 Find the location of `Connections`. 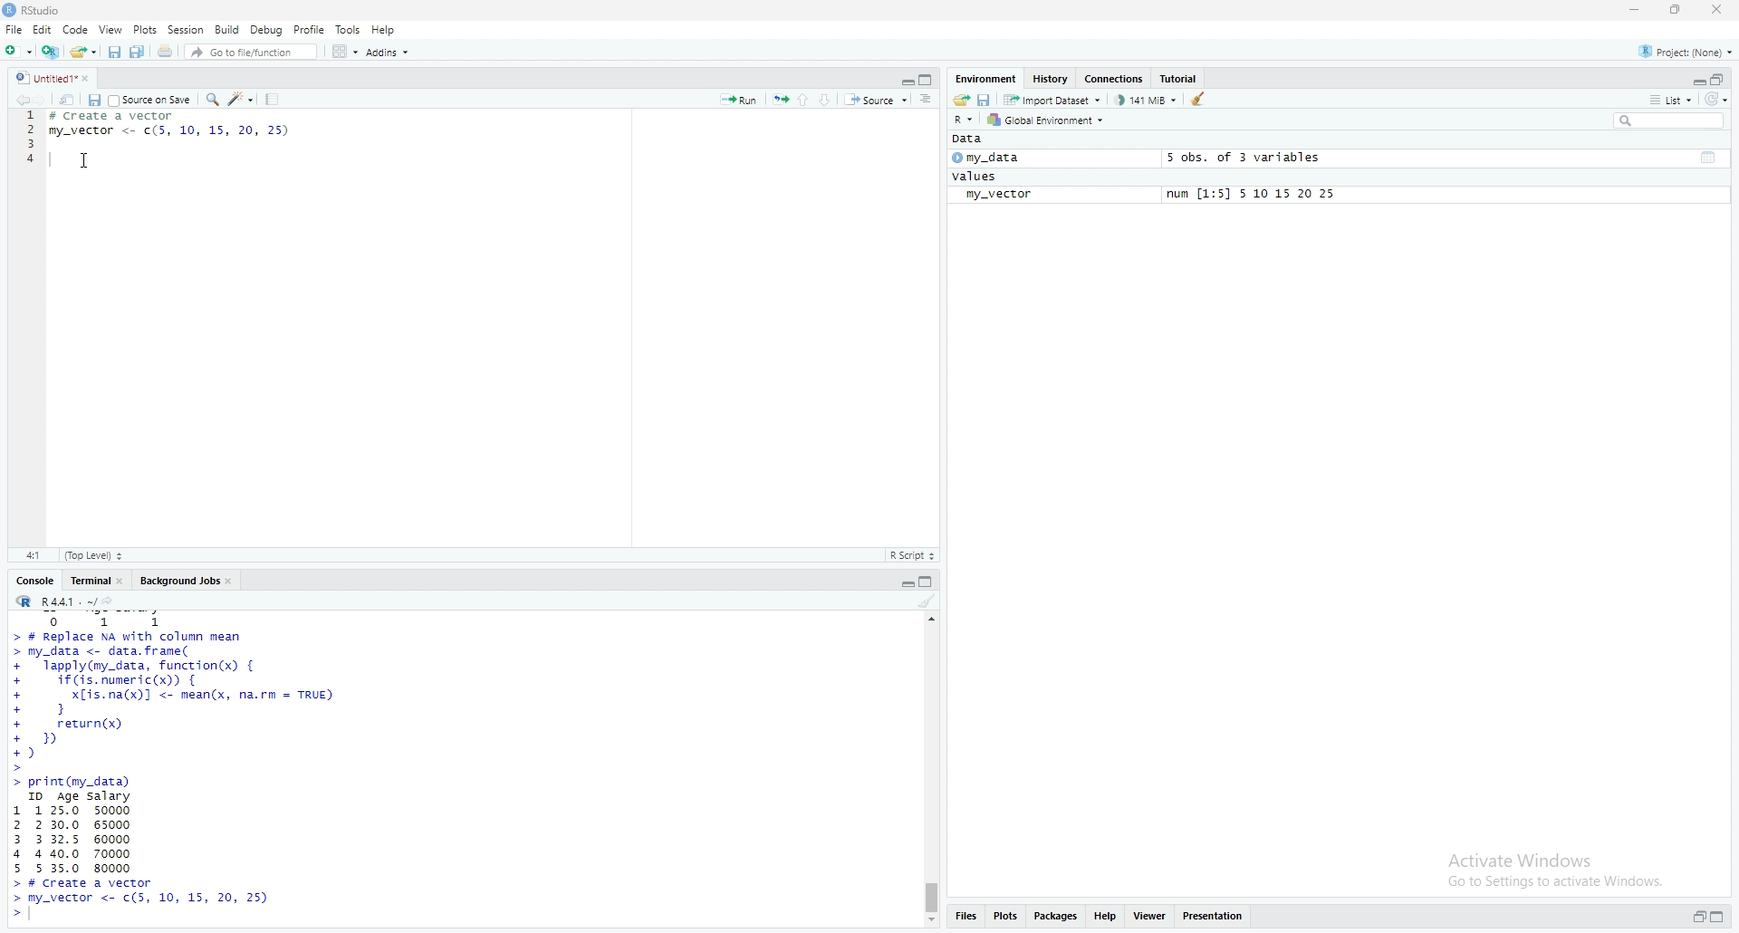

Connections is located at coordinates (1118, 78).